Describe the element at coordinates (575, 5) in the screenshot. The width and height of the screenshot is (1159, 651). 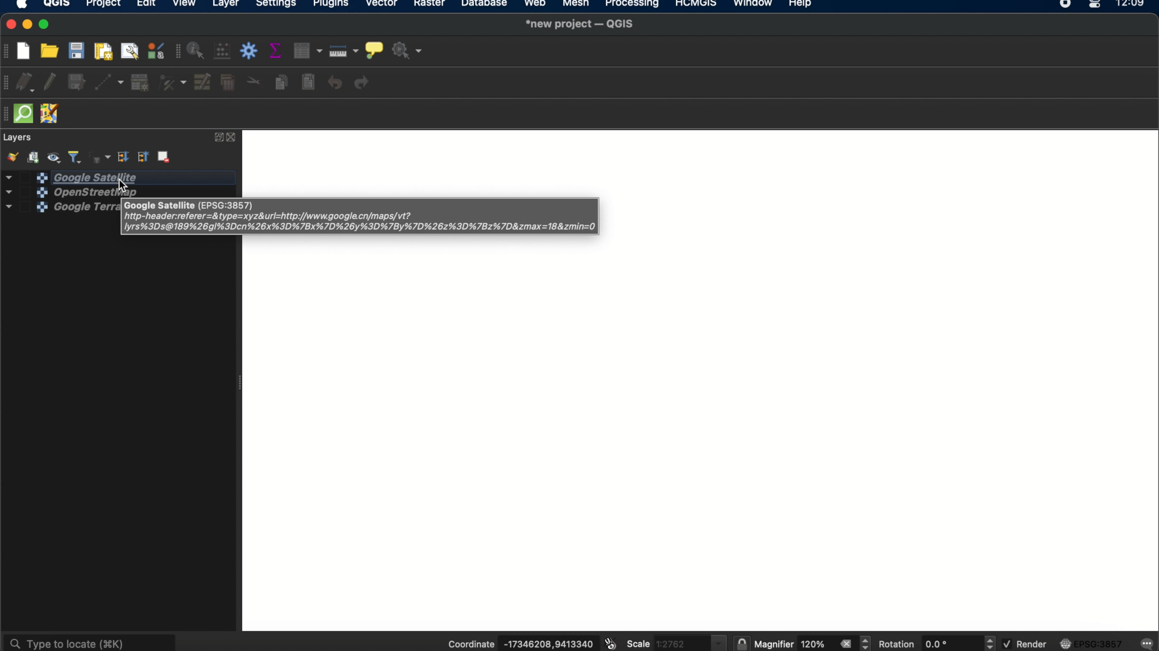
I see `mesh` at that location.